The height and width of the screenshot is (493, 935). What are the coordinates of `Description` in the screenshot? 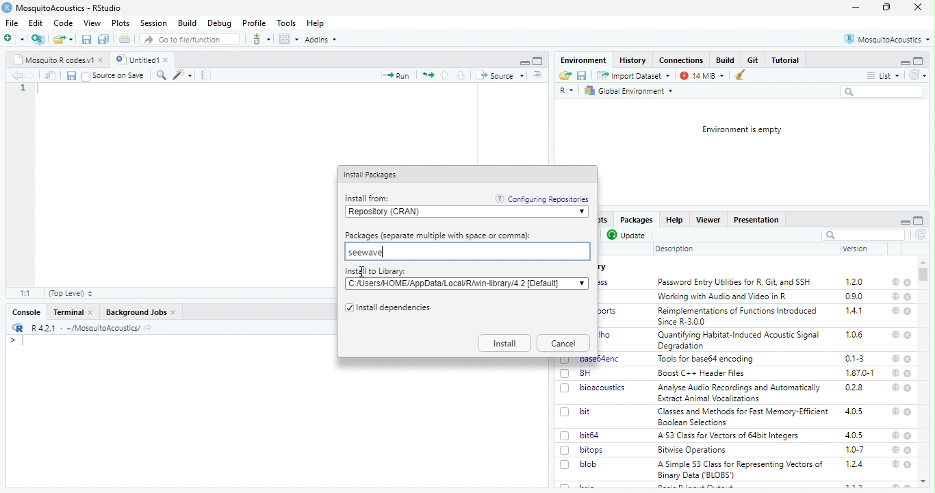 It's located at (675, 250).